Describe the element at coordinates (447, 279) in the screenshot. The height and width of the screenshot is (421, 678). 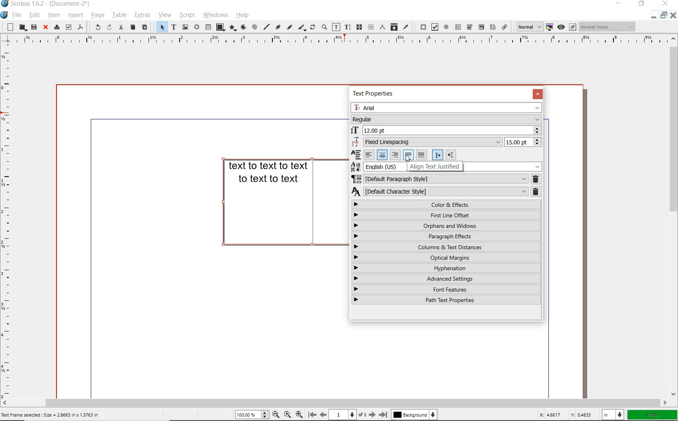
I see `ADVANCED SETTINGS` at that location.